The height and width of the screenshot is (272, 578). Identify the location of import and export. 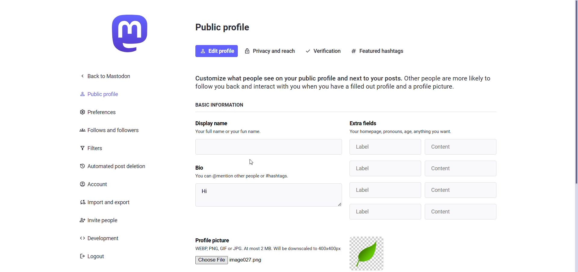
(102, 202).